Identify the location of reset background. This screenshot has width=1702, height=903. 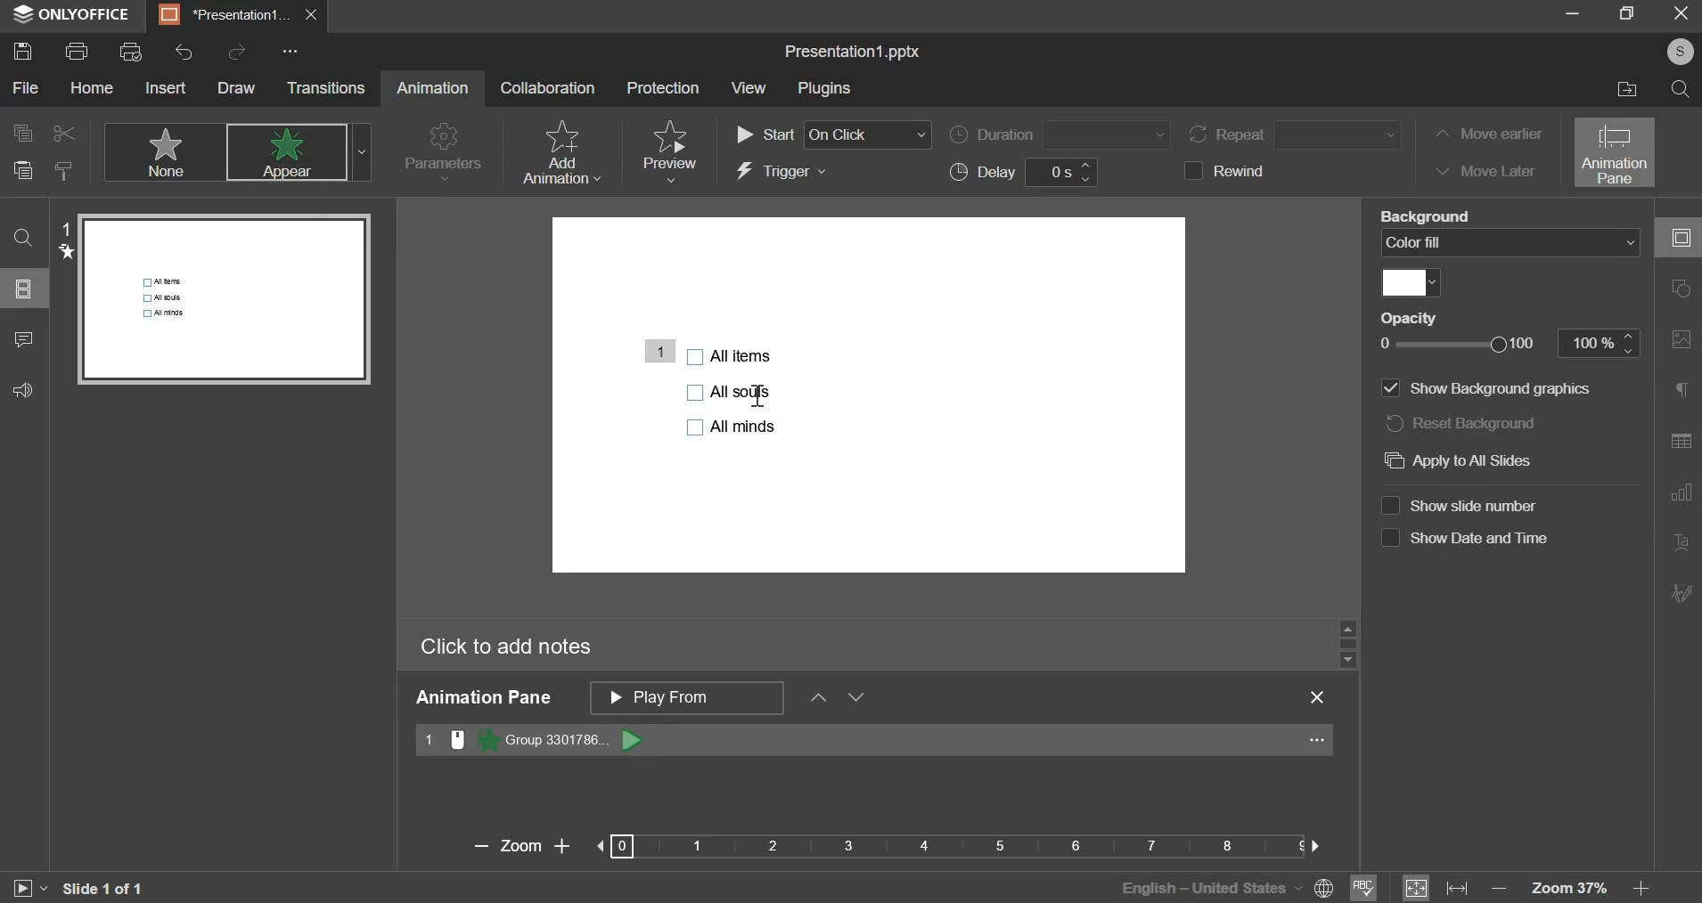
(1473, 424).